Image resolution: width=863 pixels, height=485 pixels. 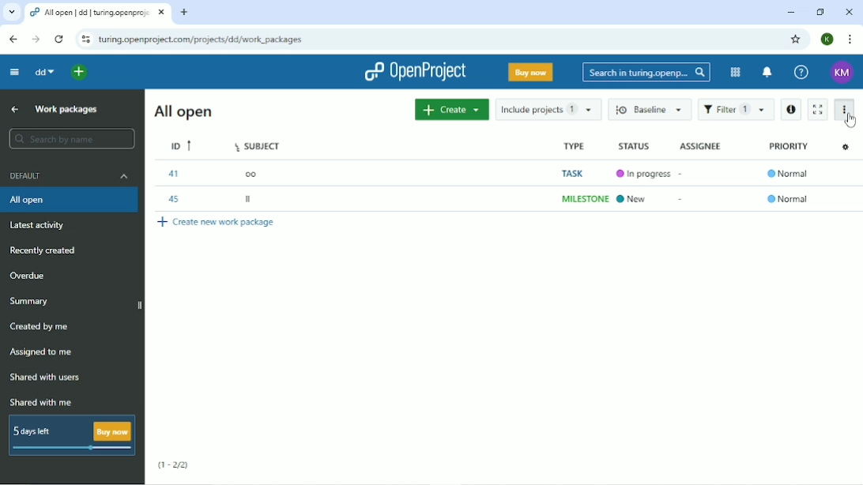 What do you see at coordinates (451, 110) in the screenshot?
I see `Create` at bounding box center [451, 110].